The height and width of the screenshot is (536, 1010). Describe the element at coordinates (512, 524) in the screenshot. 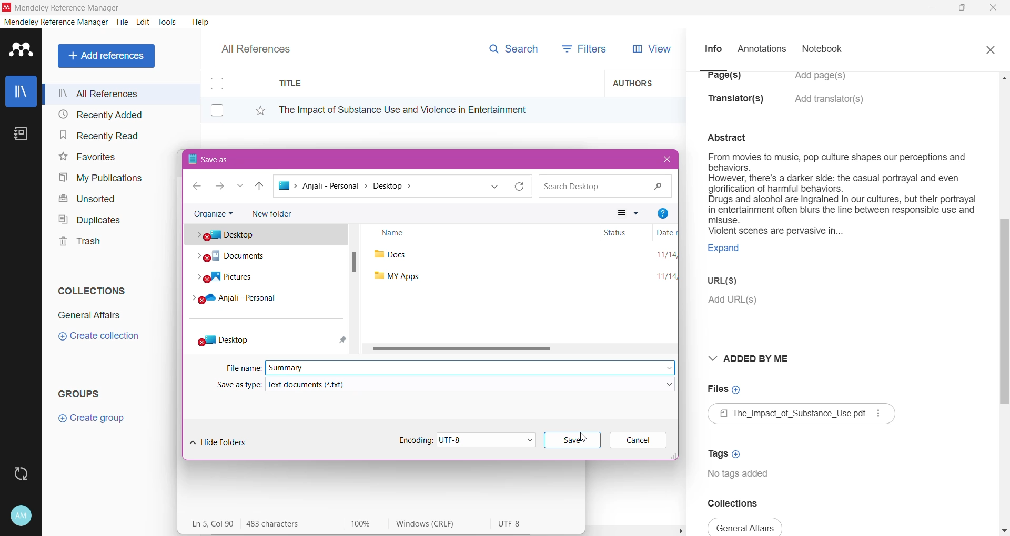

I see `Character encoding used` at that location.